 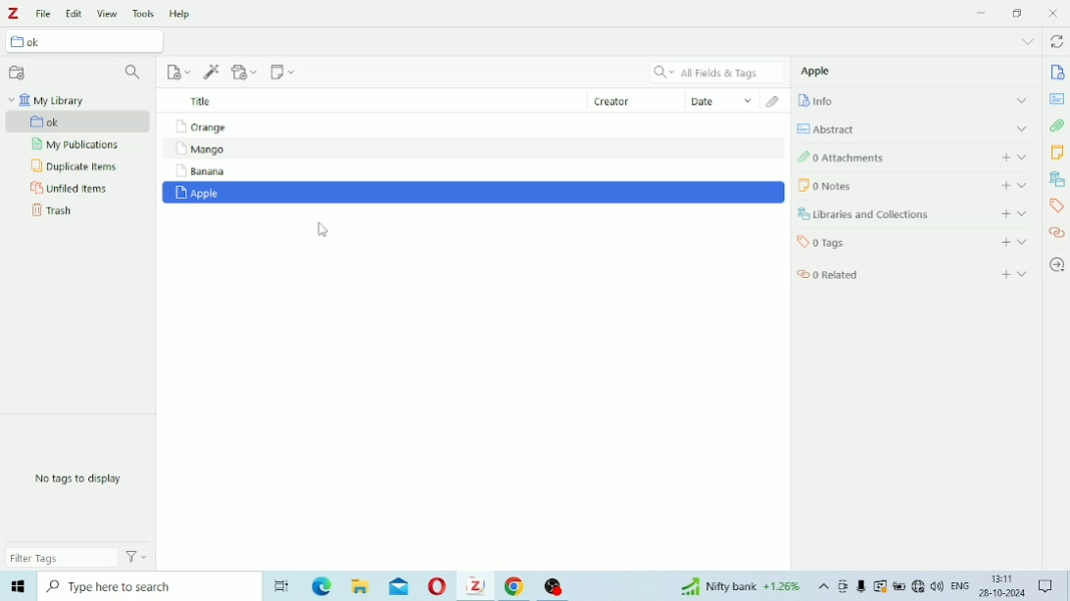 I want to click on Opera browser, so click(x=435, y=588).